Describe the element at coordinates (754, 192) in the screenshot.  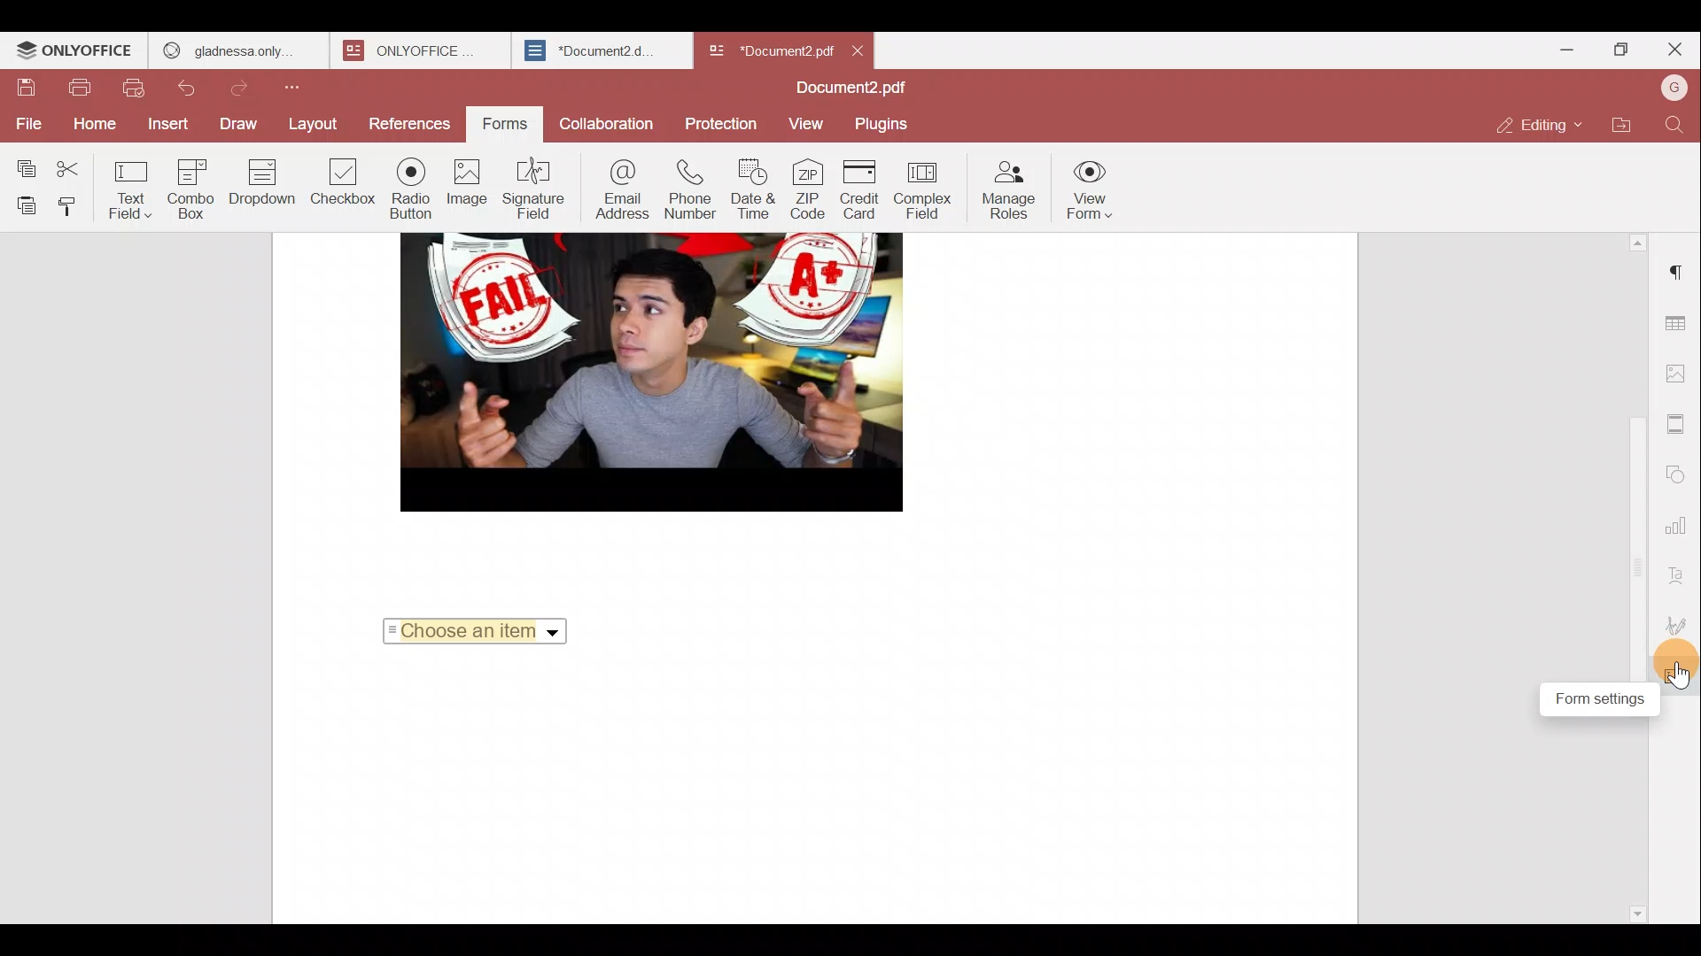
I see `Date & time` at that location.